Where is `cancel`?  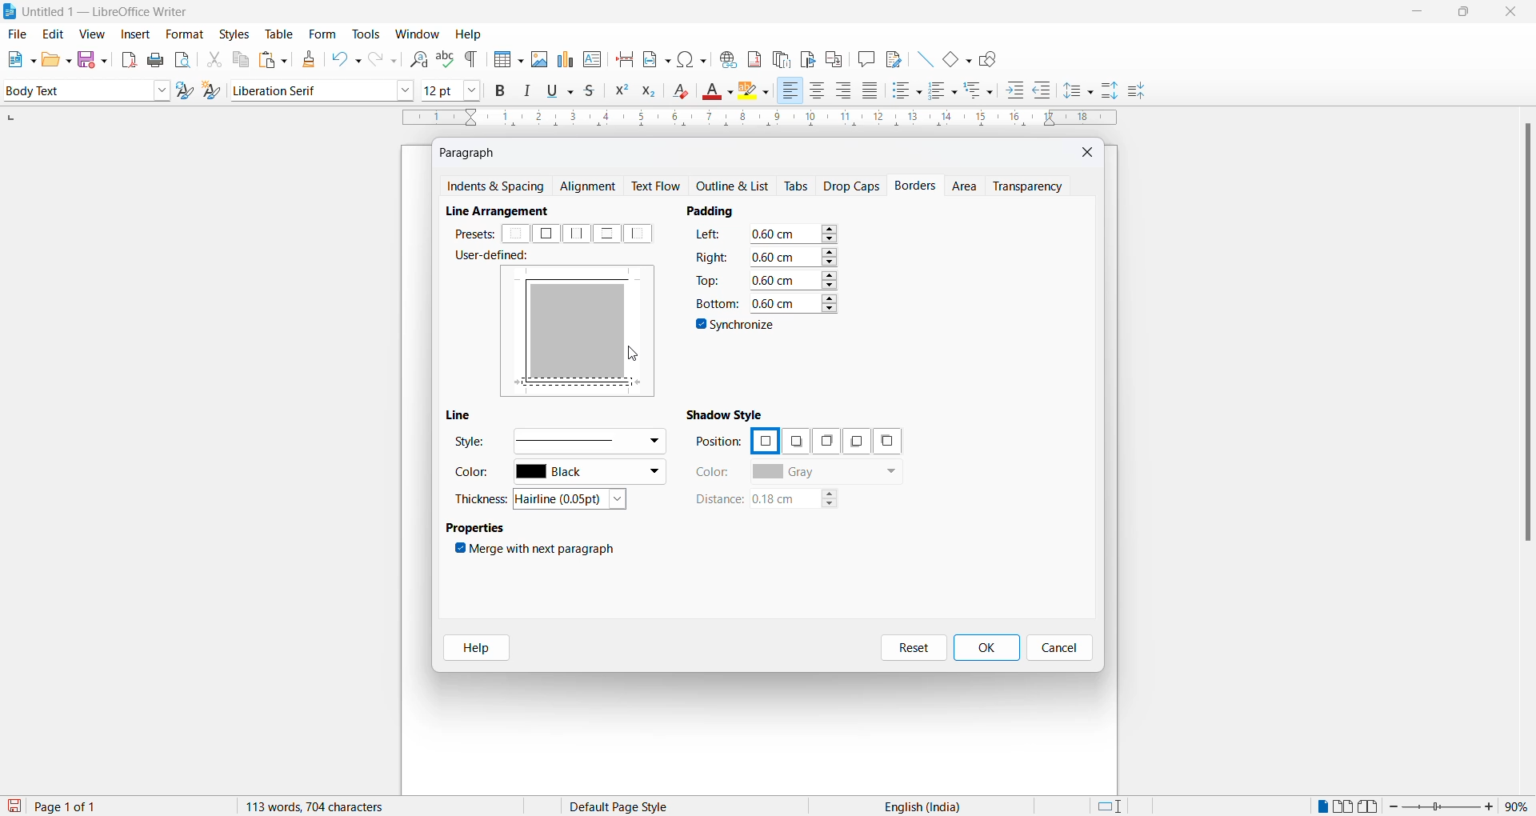 cancel is located at coordinates (1060, 648).